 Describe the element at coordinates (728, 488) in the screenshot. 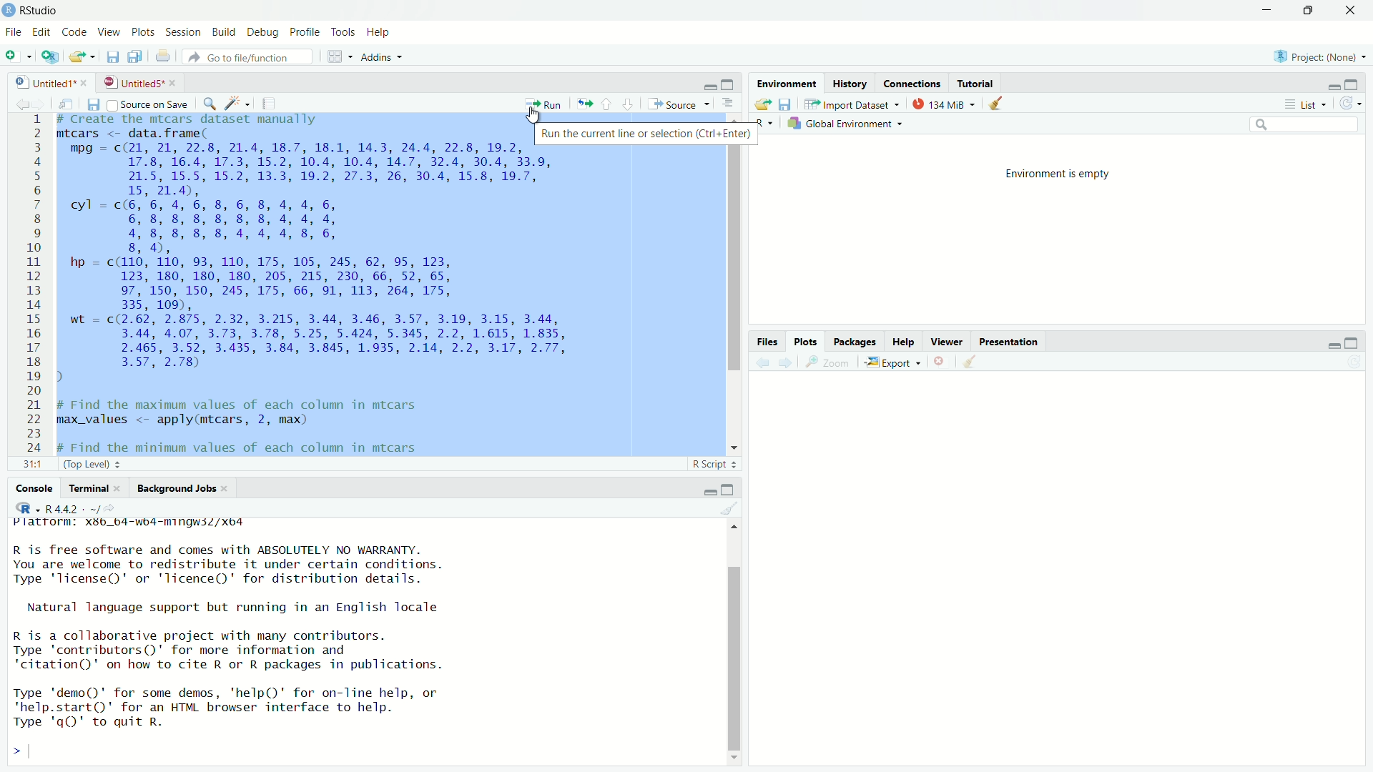

I see `maximise` at that location.